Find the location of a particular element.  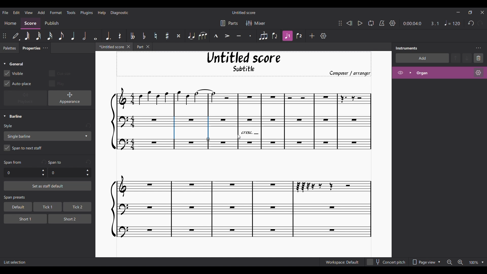

Toggle for Play is located at coordinates (57, 83).